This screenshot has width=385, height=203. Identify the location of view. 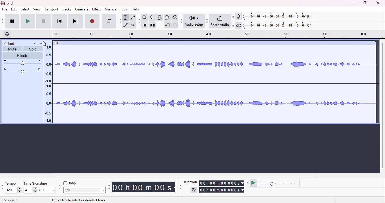
(37, 9).